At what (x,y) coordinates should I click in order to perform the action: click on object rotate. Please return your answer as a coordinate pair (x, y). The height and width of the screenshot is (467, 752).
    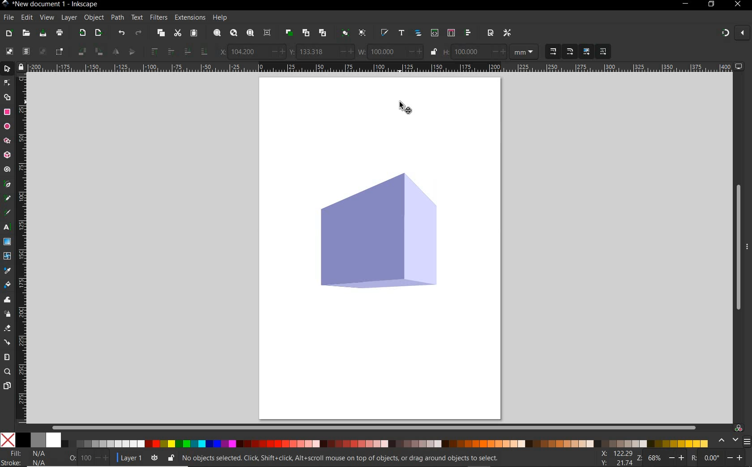
    Looking at the image, I should click on (81, 51).